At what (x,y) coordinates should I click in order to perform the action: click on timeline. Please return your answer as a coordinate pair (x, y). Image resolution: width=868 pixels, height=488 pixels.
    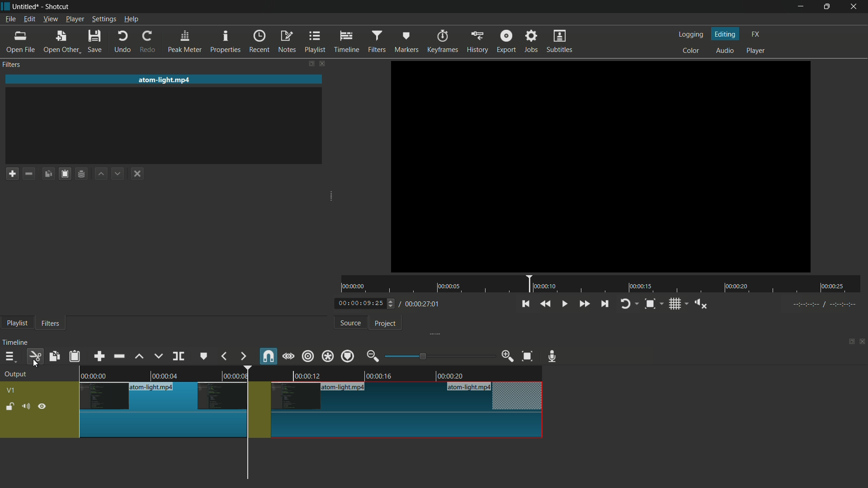
    Looking at the image, I should click on (17, 343).